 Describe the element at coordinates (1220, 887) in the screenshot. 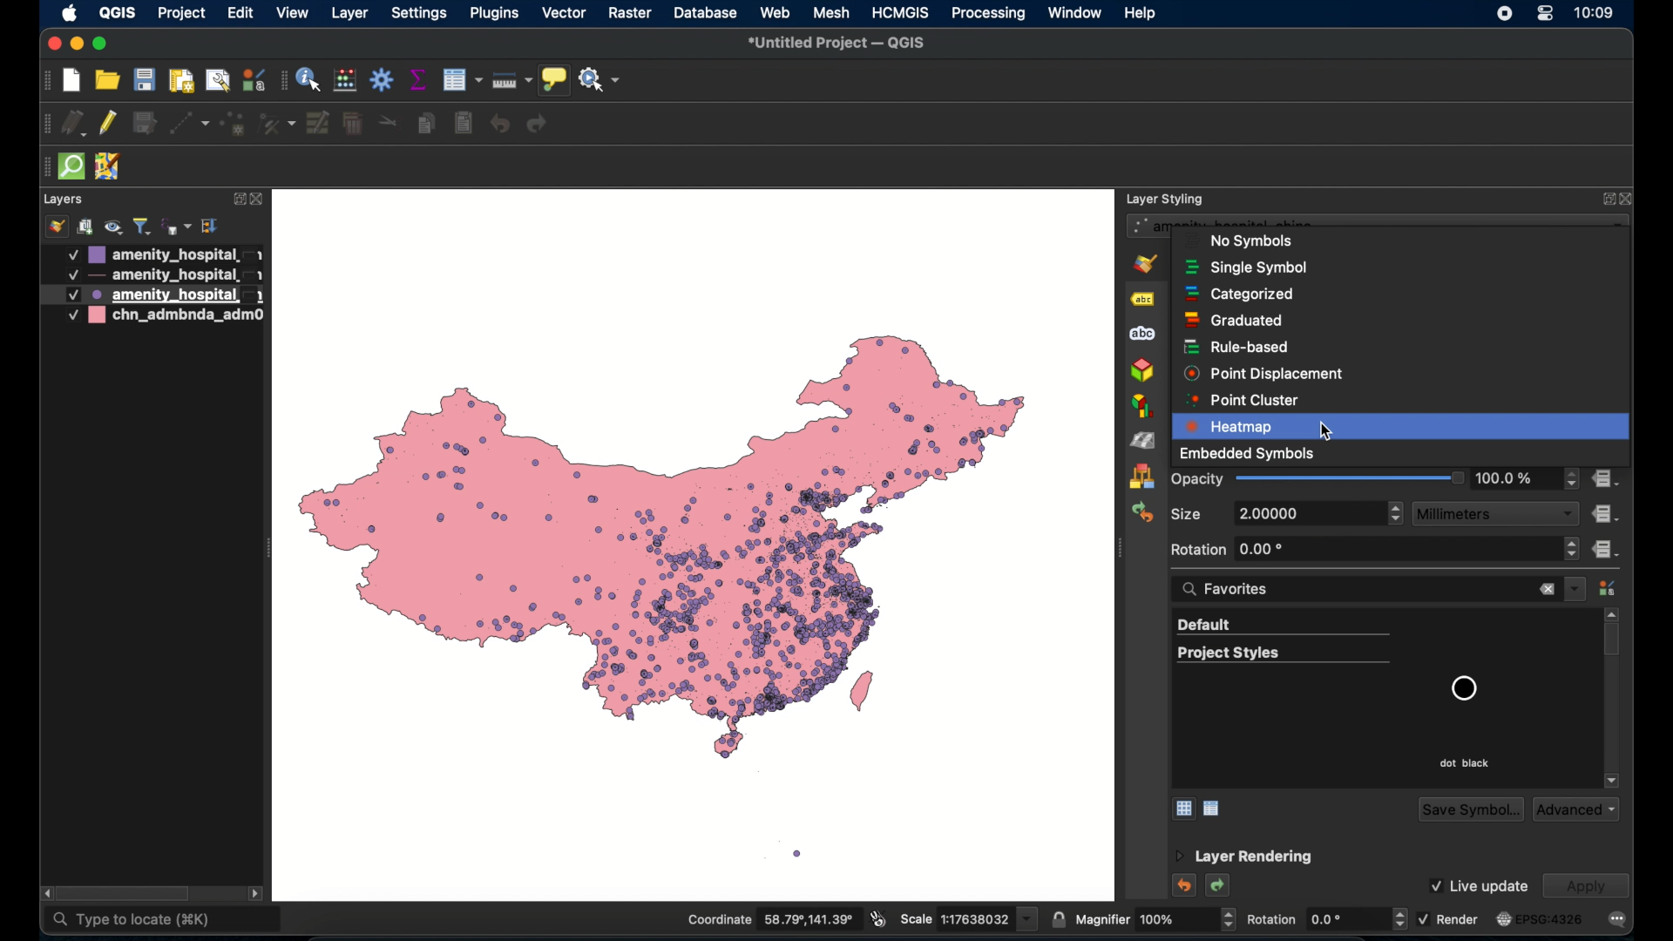

I see `redo` at that location.